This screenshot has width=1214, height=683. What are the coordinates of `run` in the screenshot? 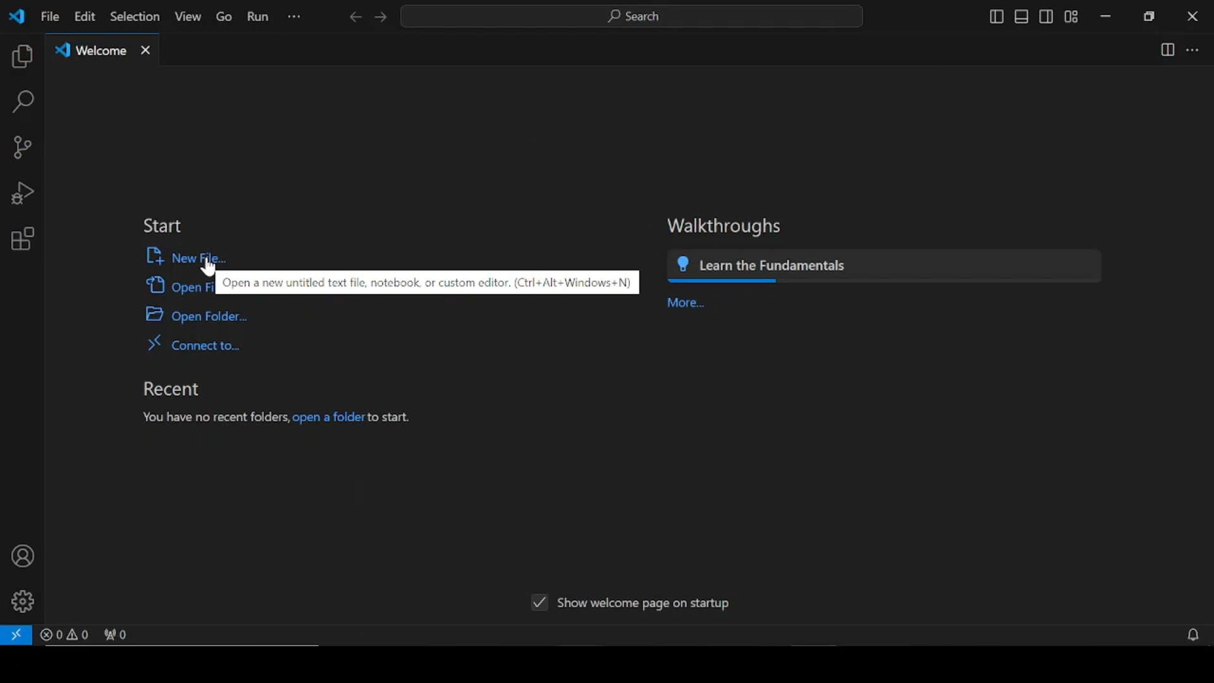 It's located at (258, 17).